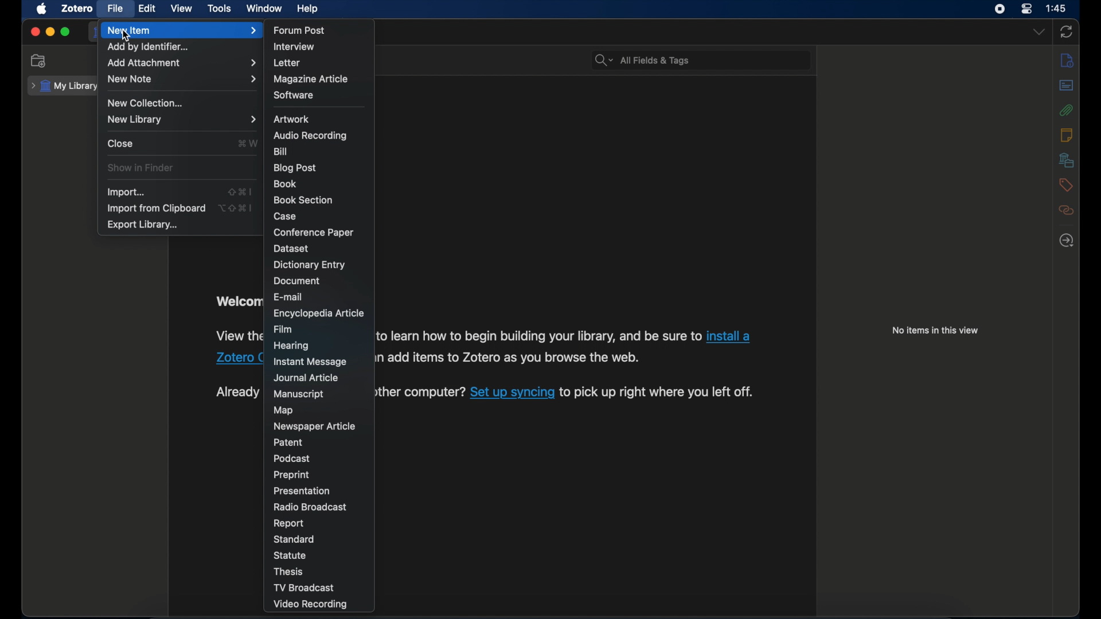  Describe the element at coordinates (264, 9) in the screenshot. I see `window` at that location.